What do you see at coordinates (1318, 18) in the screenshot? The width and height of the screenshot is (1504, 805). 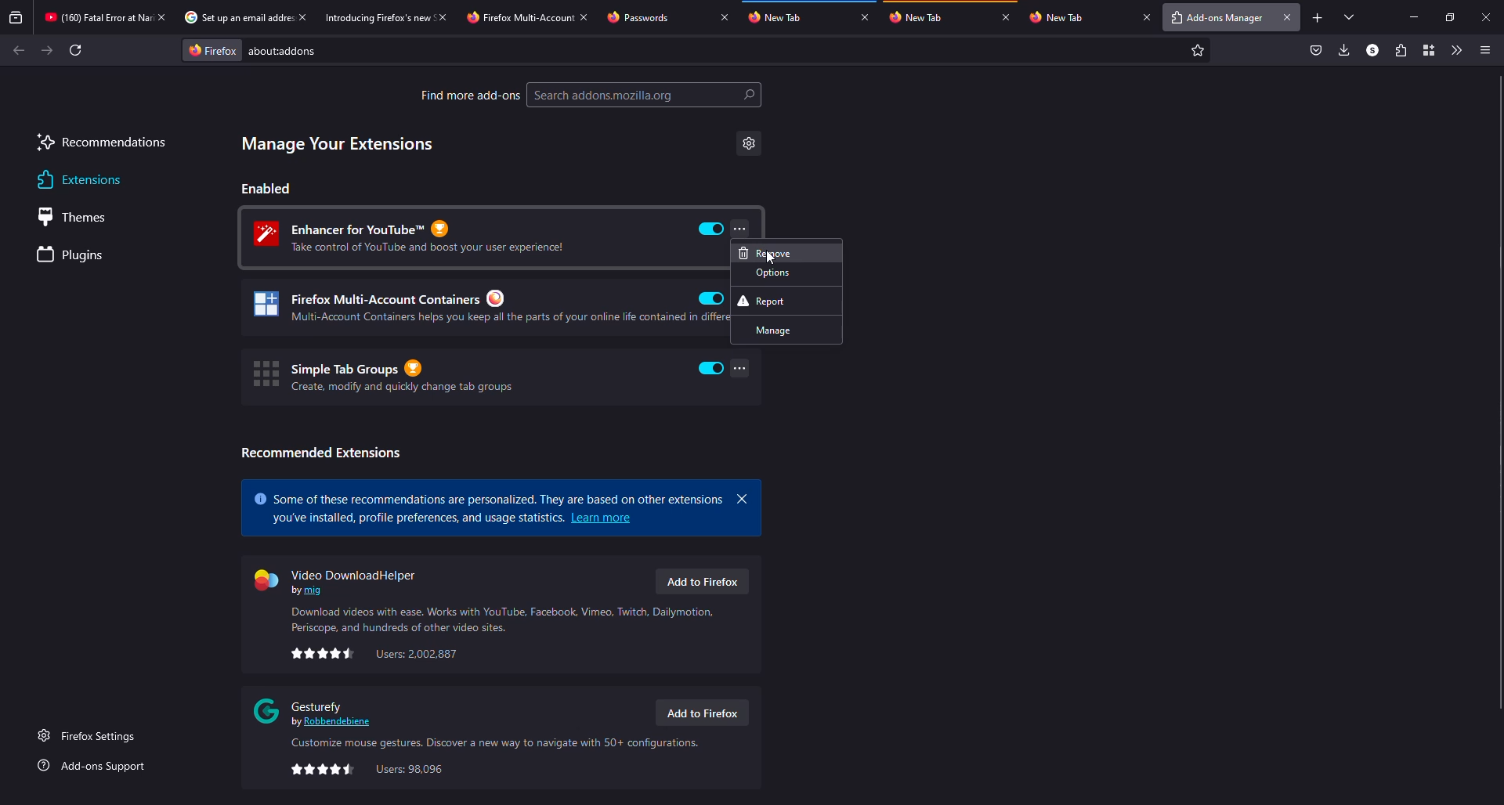 I see `add` at bounding box center [1318, 18].